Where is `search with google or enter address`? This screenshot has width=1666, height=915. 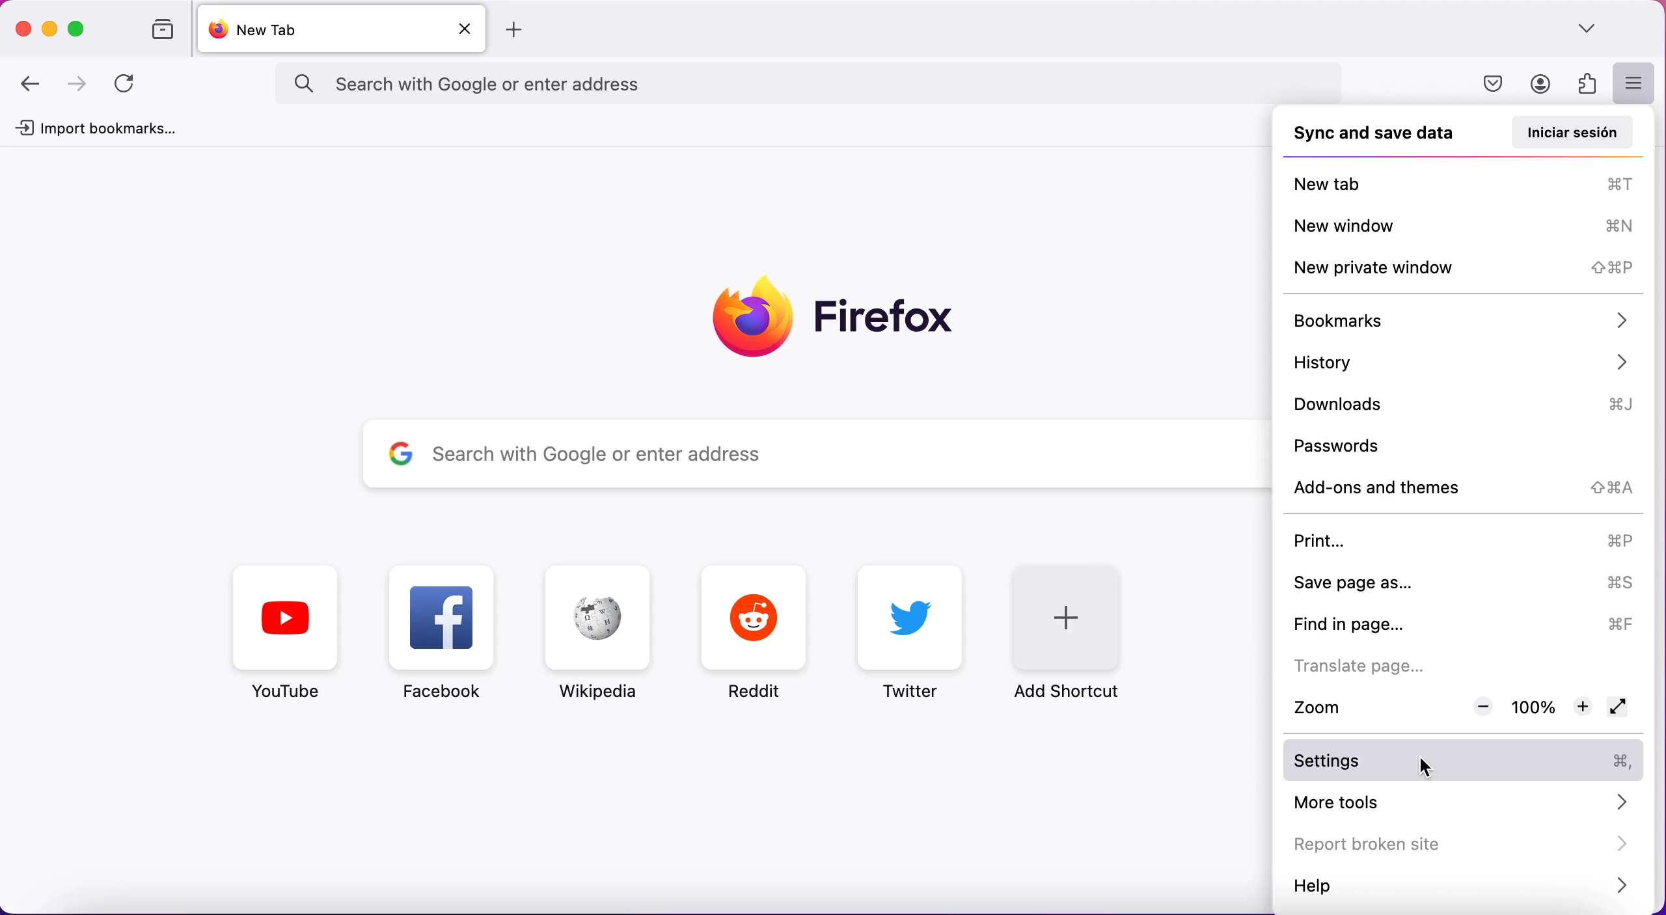 search with google or enter address is located at coordinates (836, 84).